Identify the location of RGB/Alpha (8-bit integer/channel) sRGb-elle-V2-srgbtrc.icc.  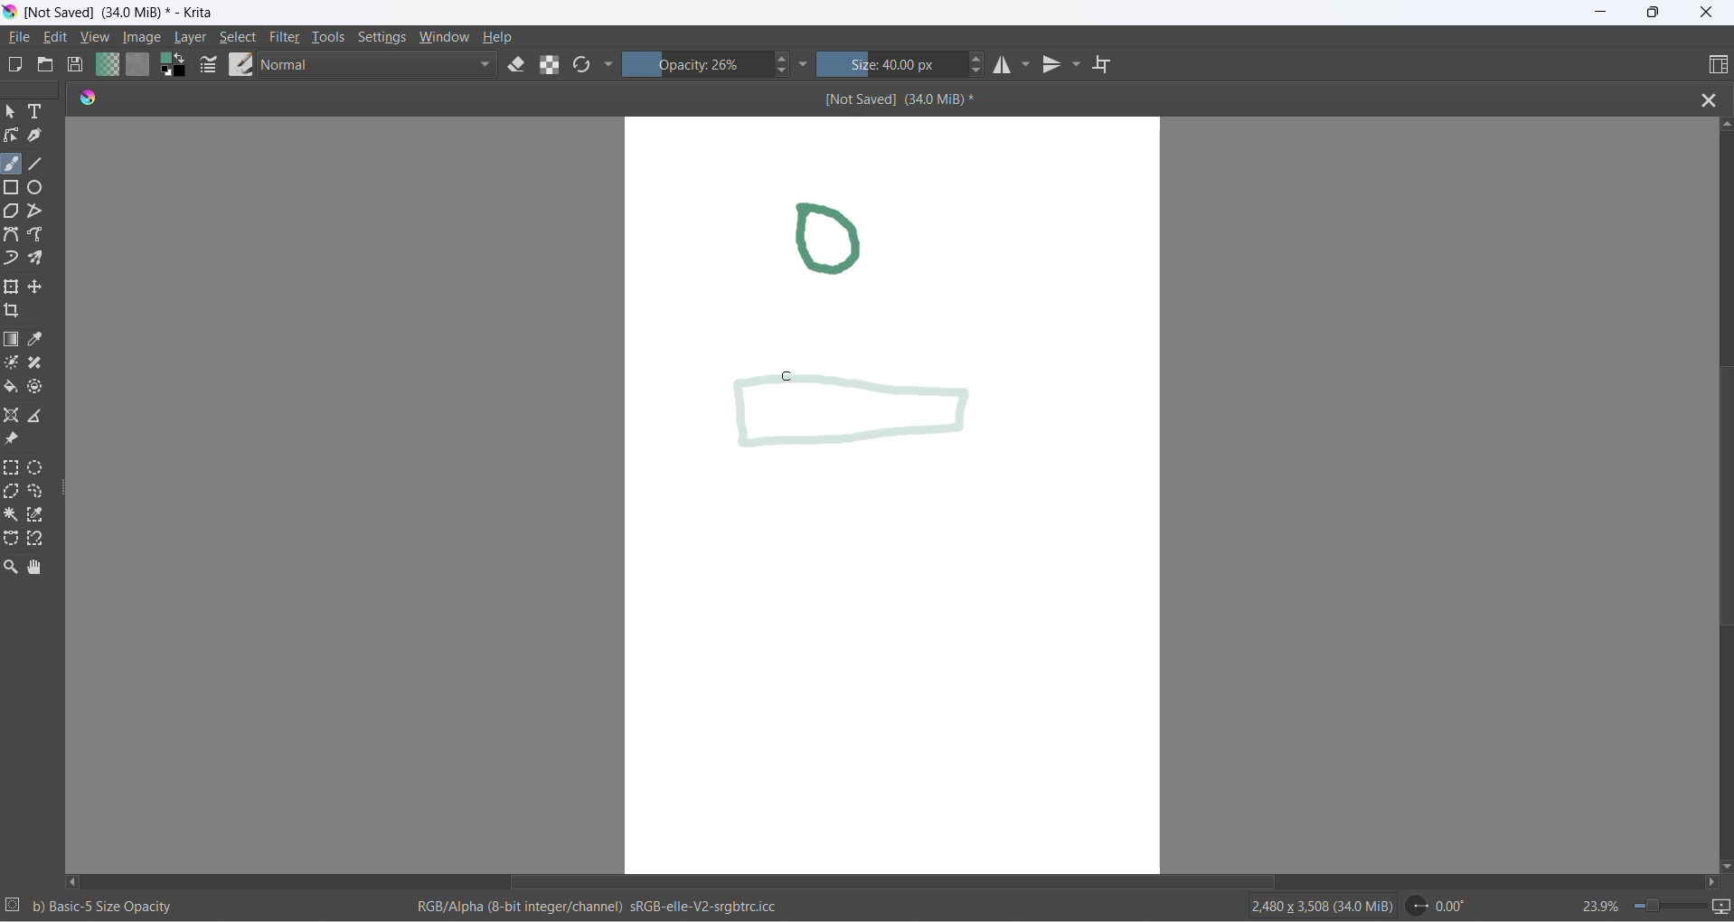
(601, 908).